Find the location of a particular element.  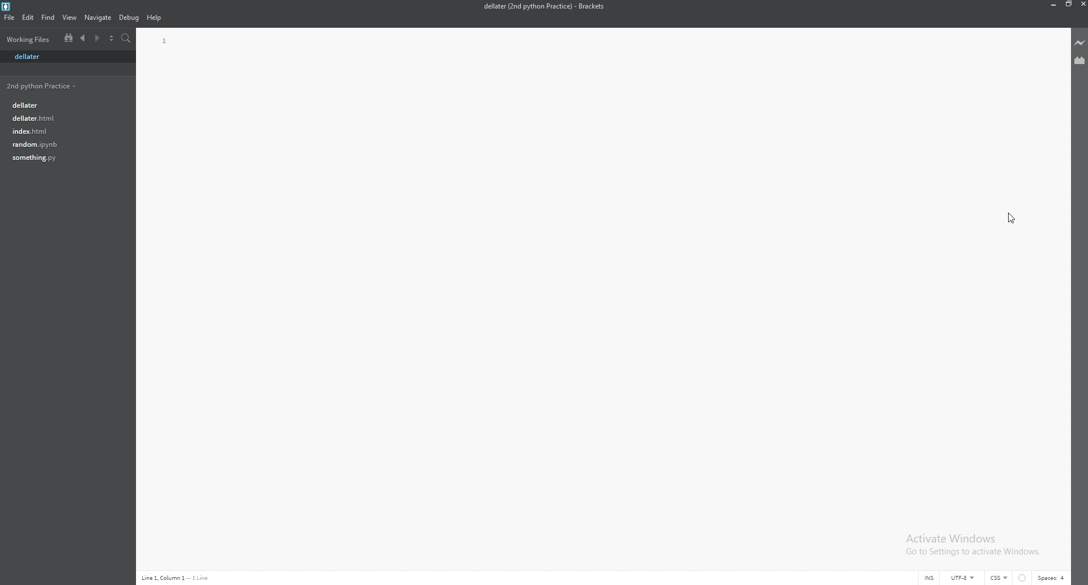

file is located at coordinates (62, 130).